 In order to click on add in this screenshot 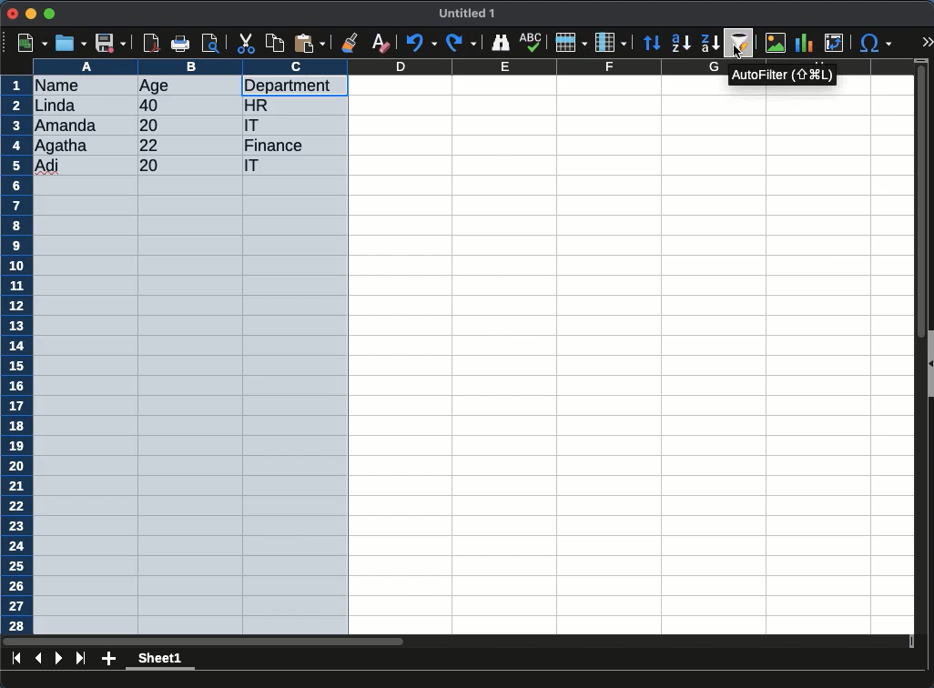, I will do `click(108, 660)`.